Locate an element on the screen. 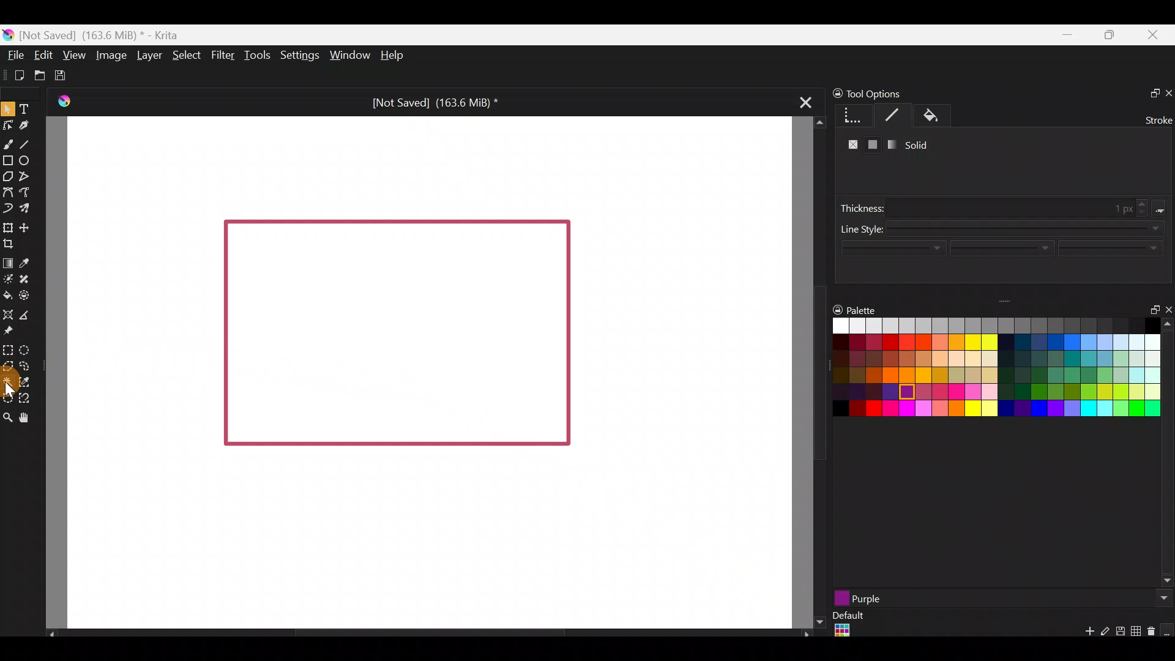 The height and width of the screenshot is (661, 1175). Fill a contiguous area of colour with colour/fill a selection is located at coordinates (7, 294).